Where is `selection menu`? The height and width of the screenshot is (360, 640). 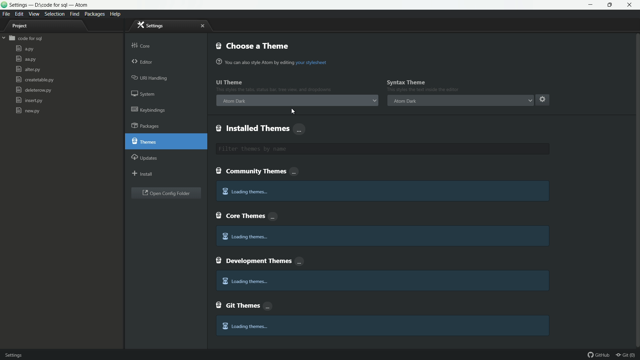
selection menu is located at coordinates (54, 14).